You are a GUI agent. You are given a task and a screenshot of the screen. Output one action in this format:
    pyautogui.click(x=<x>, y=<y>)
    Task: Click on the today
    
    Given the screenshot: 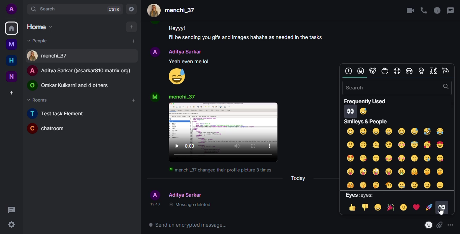 What is the action you would take?
    pyautogui.click(x=298, y=178)
    